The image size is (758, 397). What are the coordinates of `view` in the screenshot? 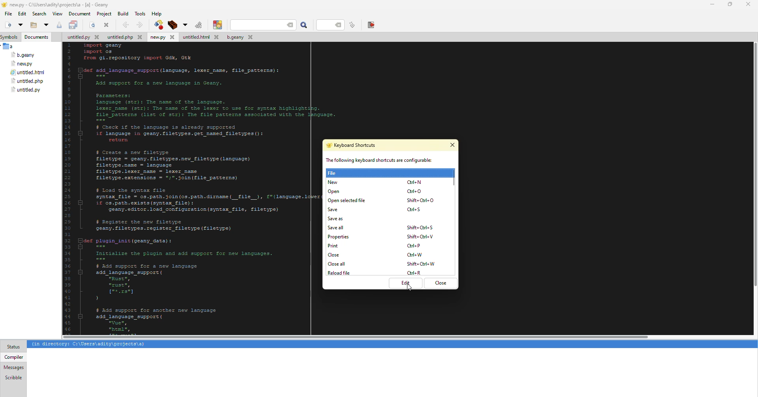 It's located at (57, 14).